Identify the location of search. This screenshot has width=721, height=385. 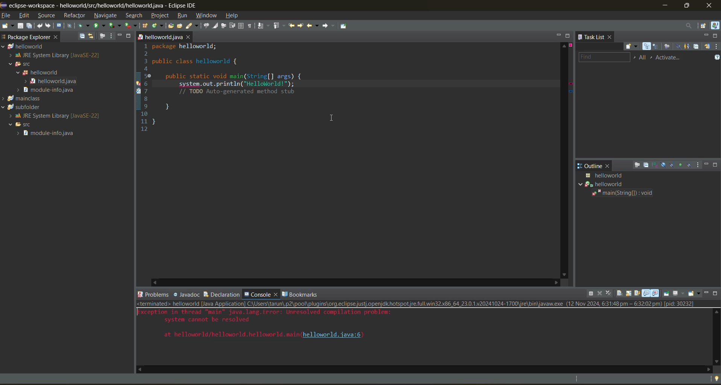
(193, 26).